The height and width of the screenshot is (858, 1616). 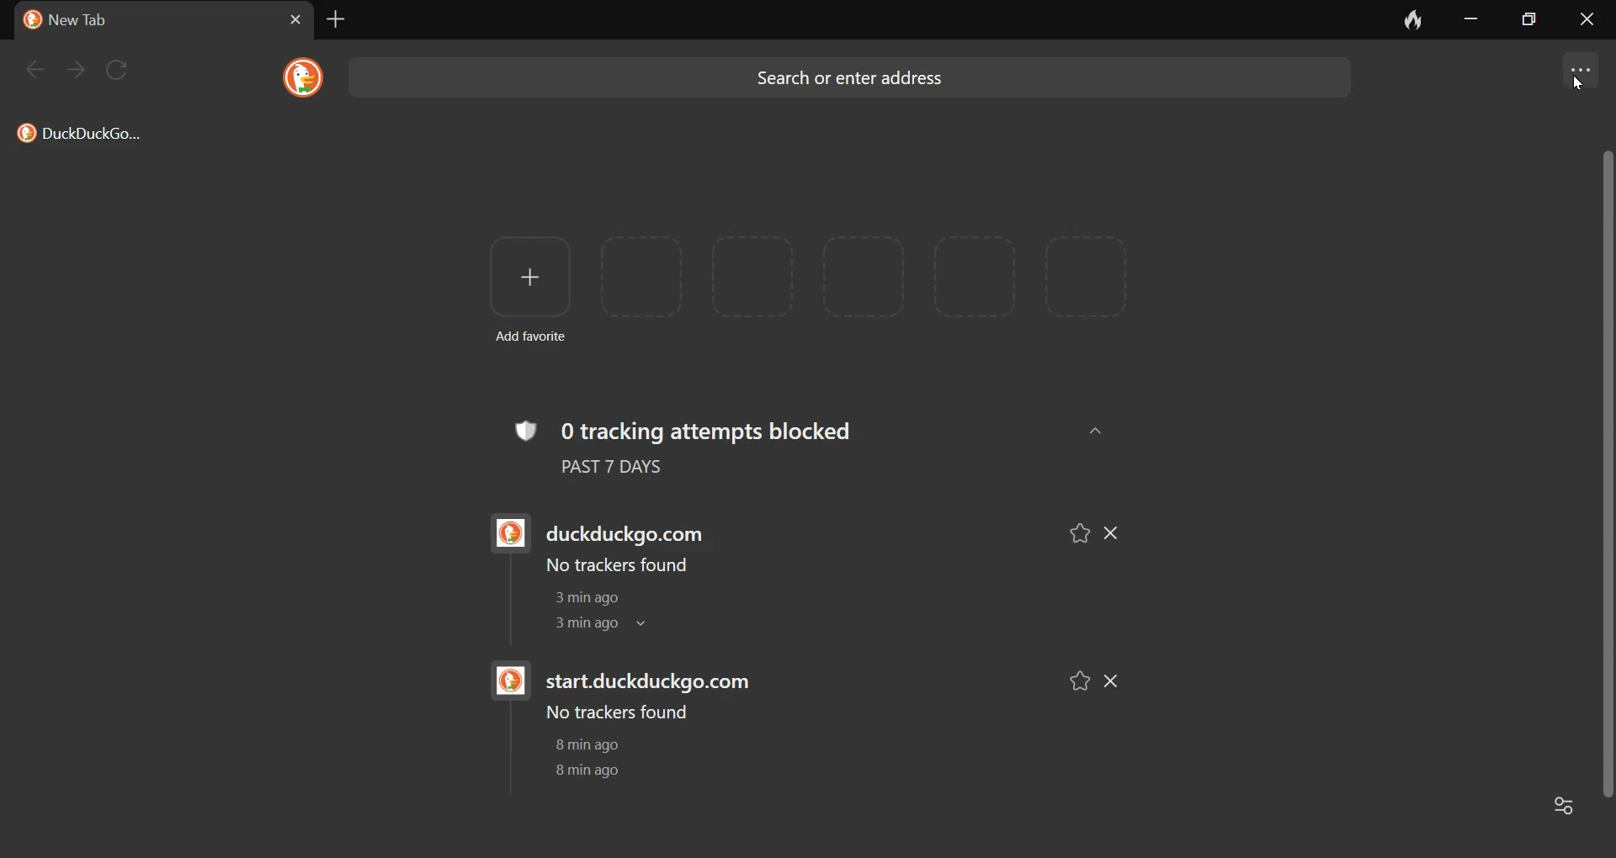 What do you see at coordinates (1118, 680) in the screenshot?
I see `cancel` at bounding box center [1118, 680].